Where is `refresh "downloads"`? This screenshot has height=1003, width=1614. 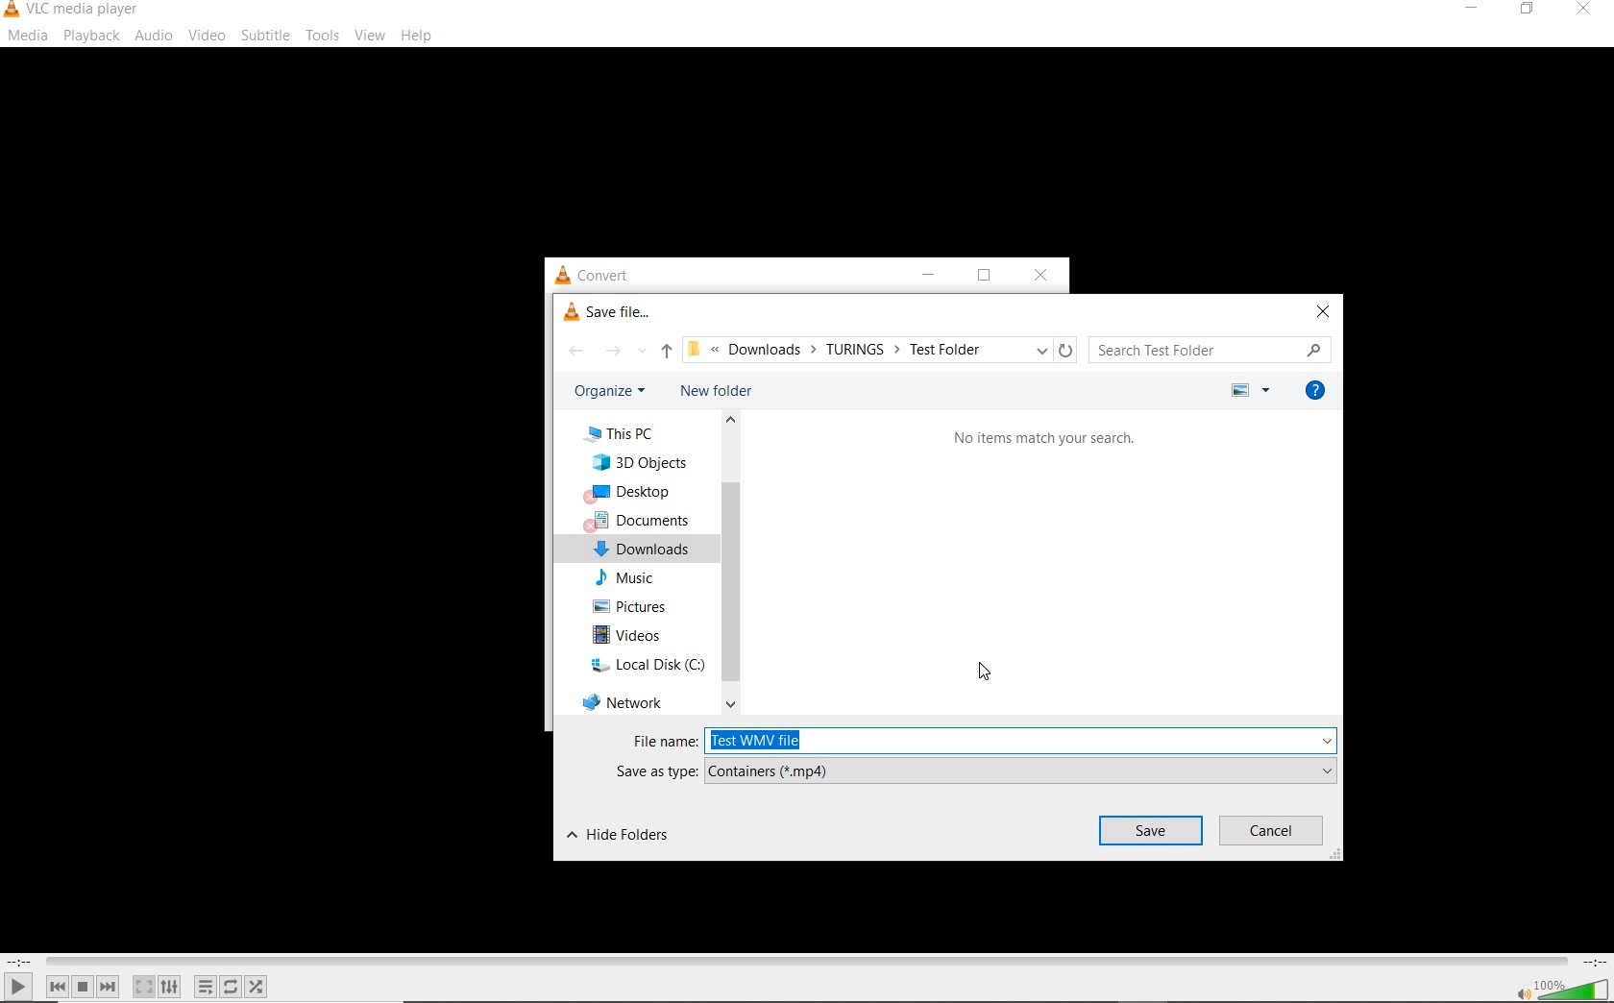 refresh "downloads" is located at coordinates (1066, 350).